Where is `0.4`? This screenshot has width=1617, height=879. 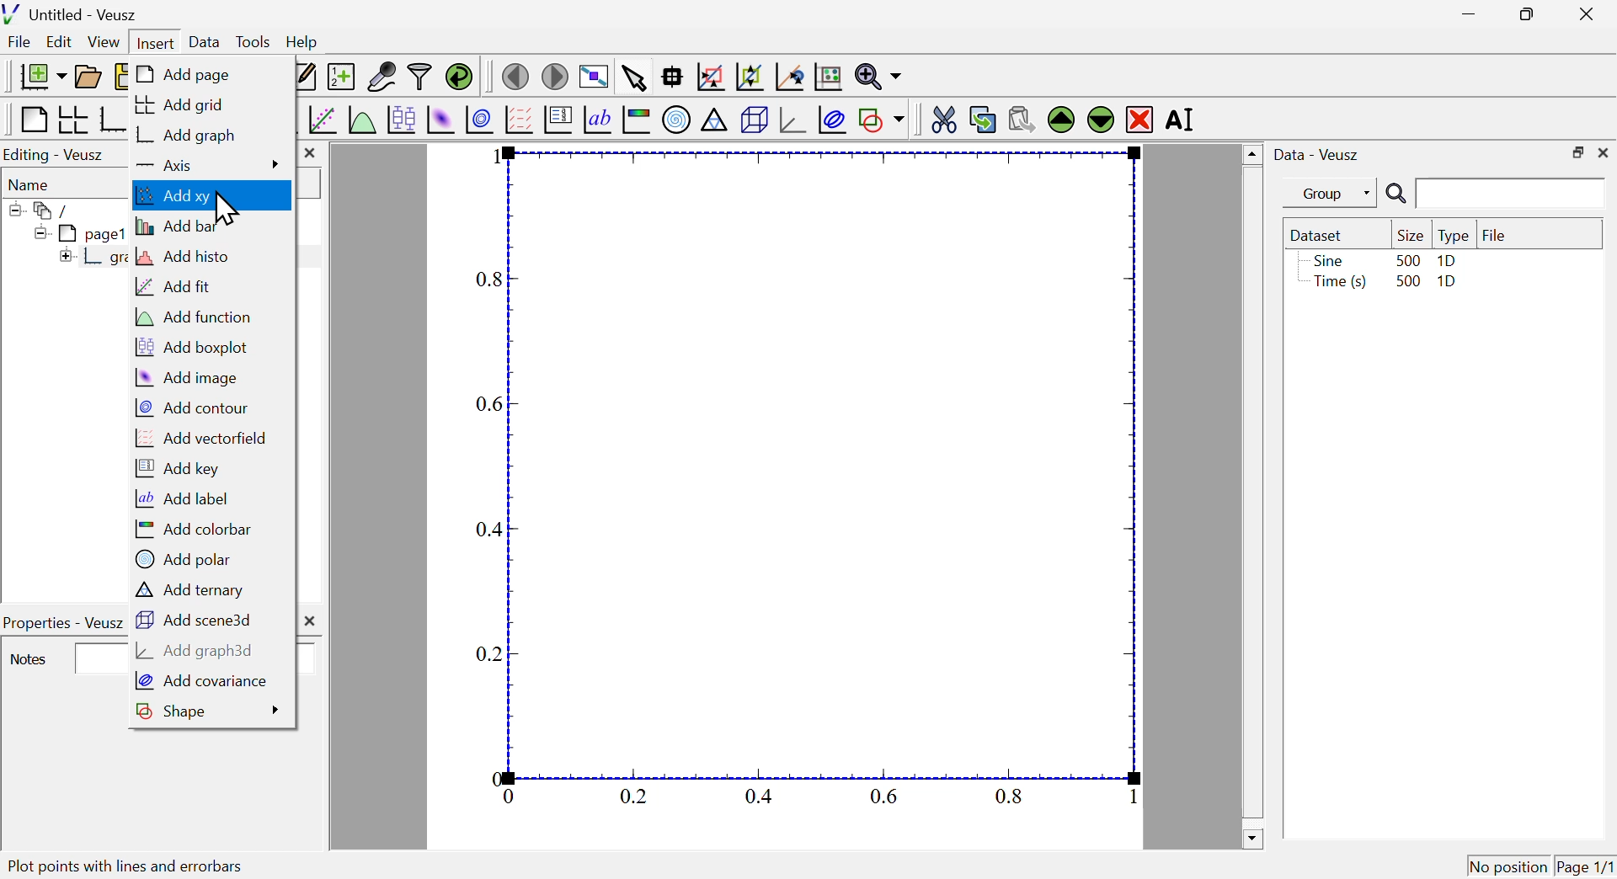
0.4 is located at coordinates (487, 530).